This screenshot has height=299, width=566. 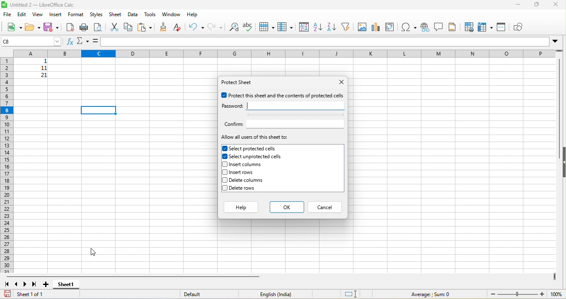 I want to click on chart, so click(x=376, y=27).